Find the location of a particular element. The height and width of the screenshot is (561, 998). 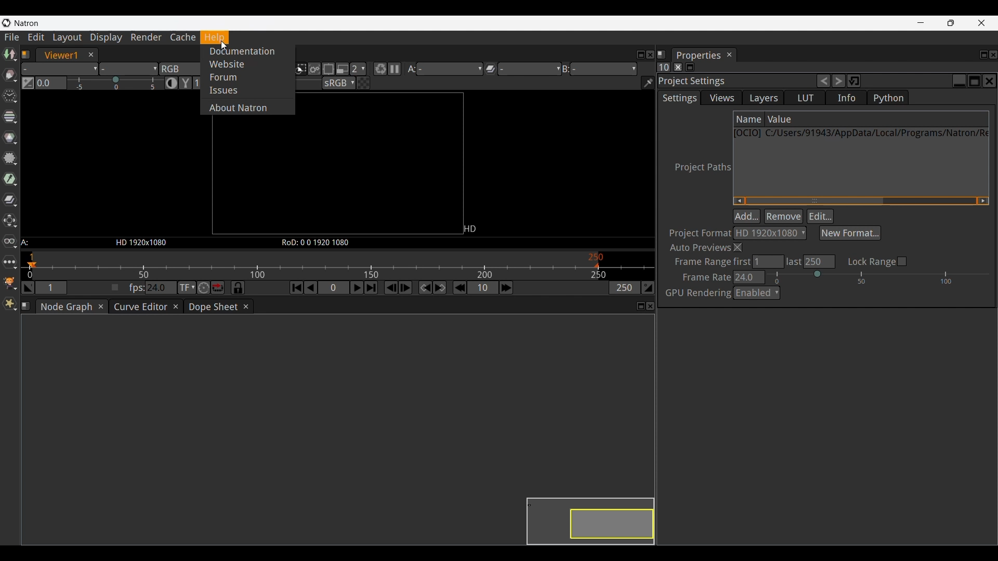

Settings is located at coordinates (679, 98).